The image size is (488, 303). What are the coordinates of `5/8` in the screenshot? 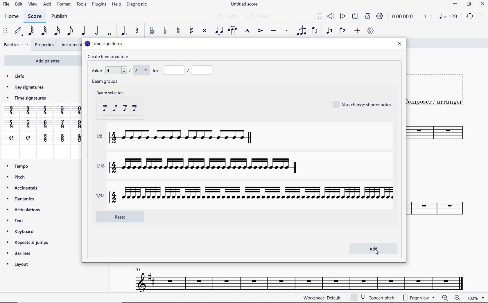 It's located at (28, 125).